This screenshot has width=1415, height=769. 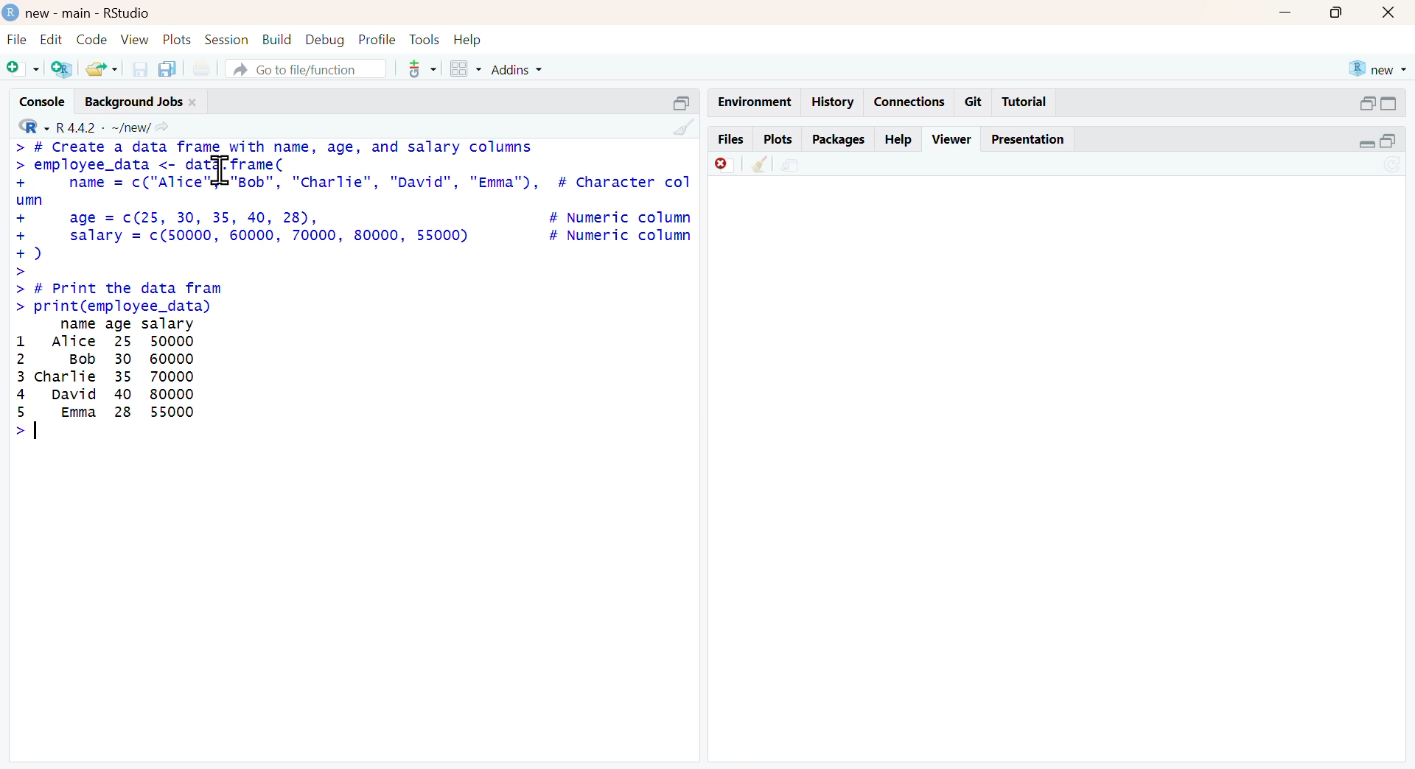 What do you see at coordinates (465, 69) in the screenshot?
I see `workspace panes` at bounding box center [465, 69].